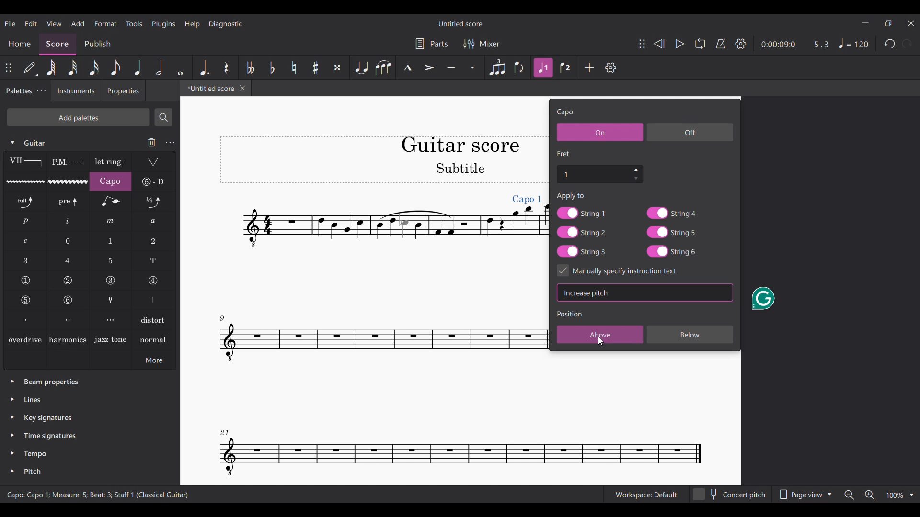  I want to click on String tunings, so click(154, 181).